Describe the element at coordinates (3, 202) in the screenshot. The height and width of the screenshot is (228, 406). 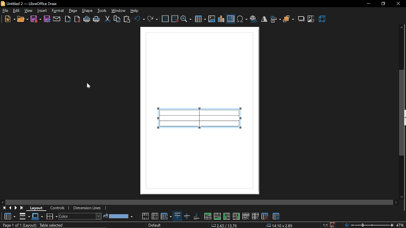
I see `move left` at that location.